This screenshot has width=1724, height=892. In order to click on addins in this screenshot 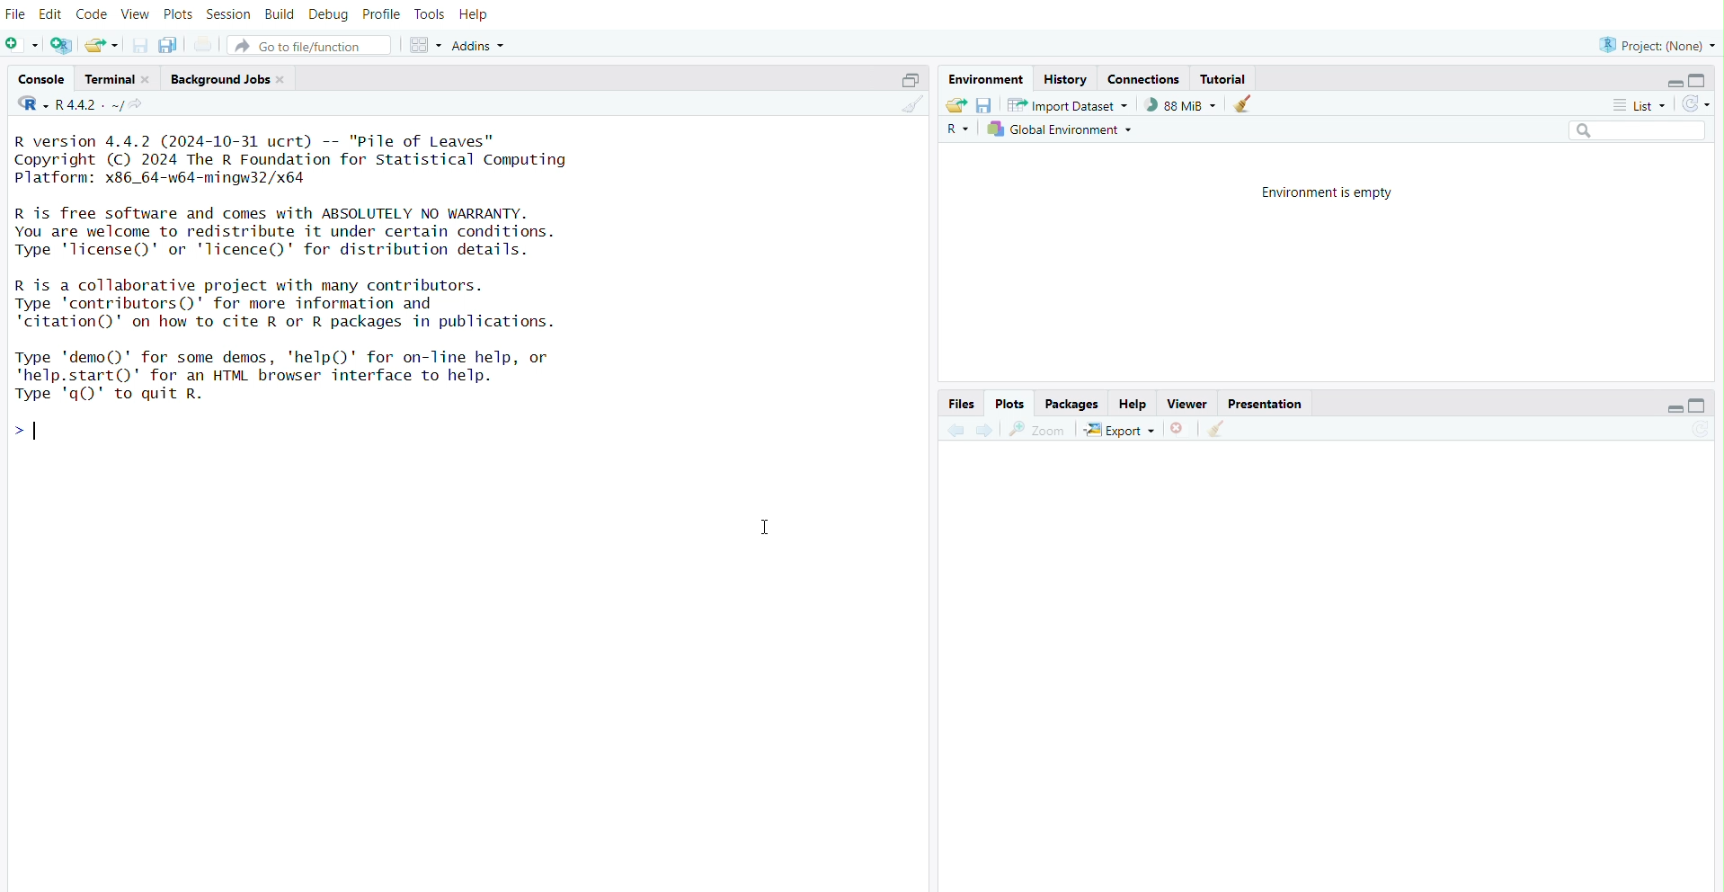, I will do `click(483, 43)`.